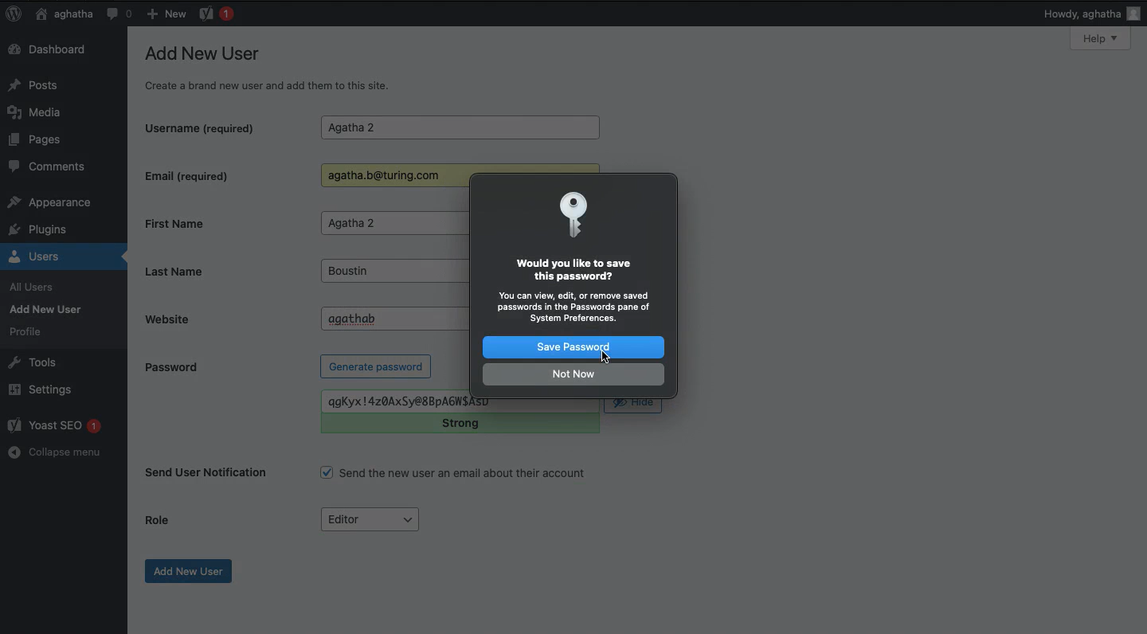  I want to click on Not now, so click(573, 374).